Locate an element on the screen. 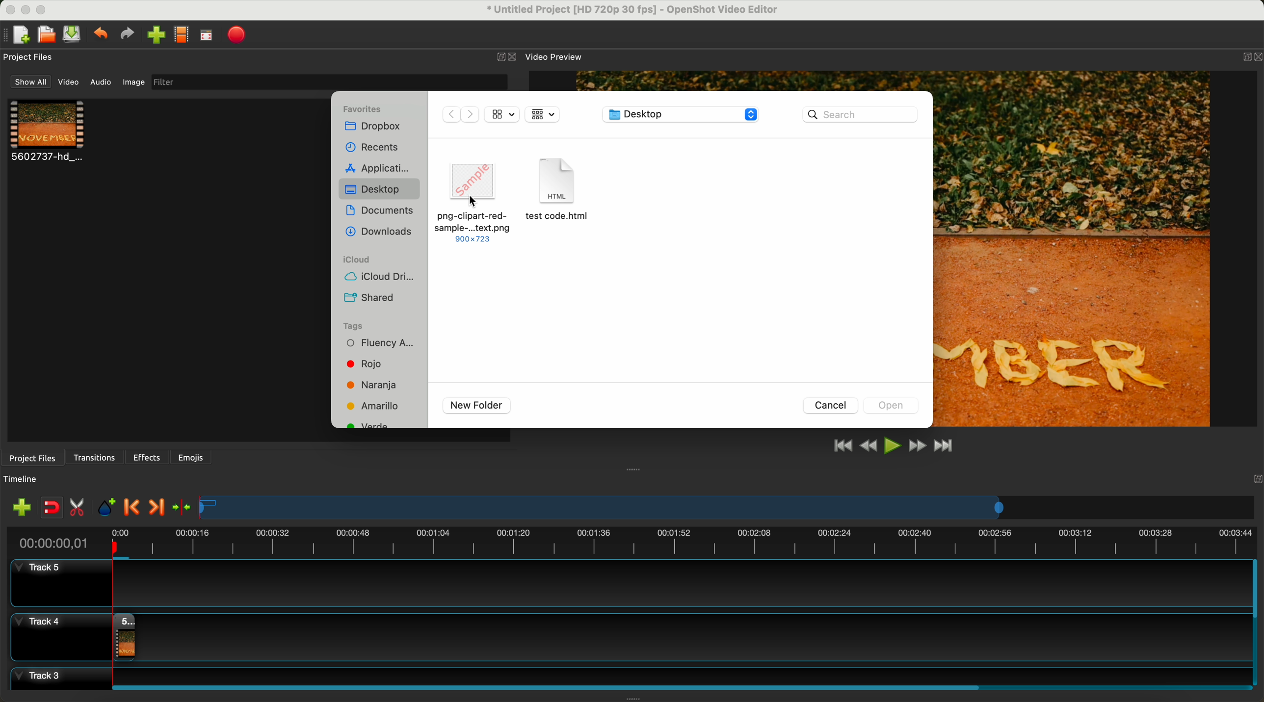 The image size is (1264, 702). ruency is located at coordinates (386, 345).